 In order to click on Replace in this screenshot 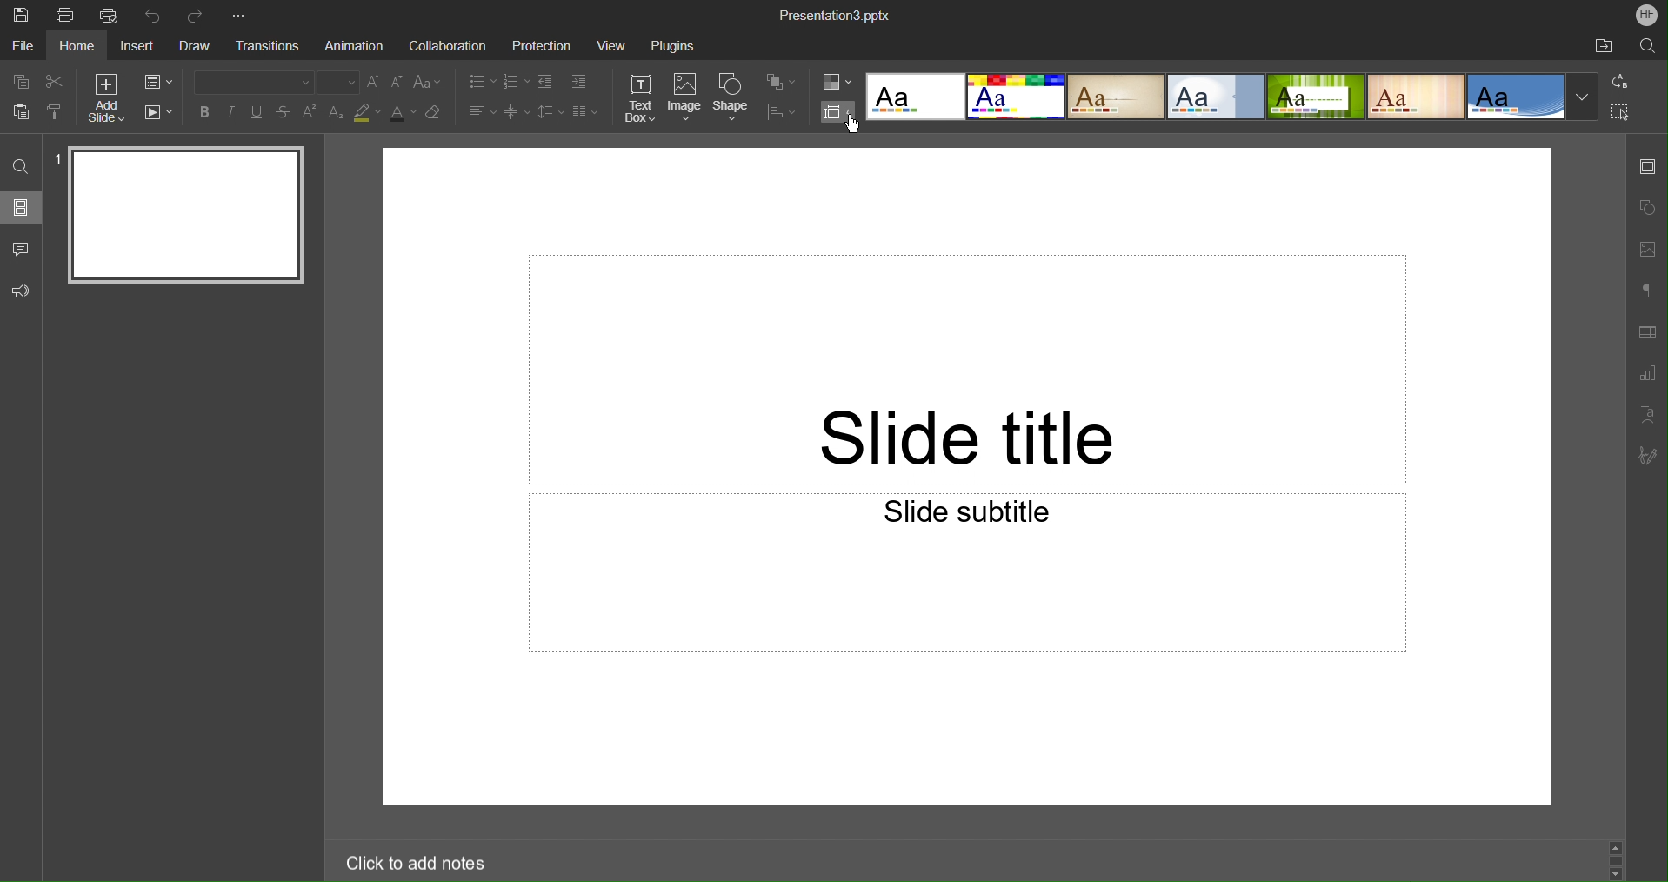, I will do `click(1621, 81)`.